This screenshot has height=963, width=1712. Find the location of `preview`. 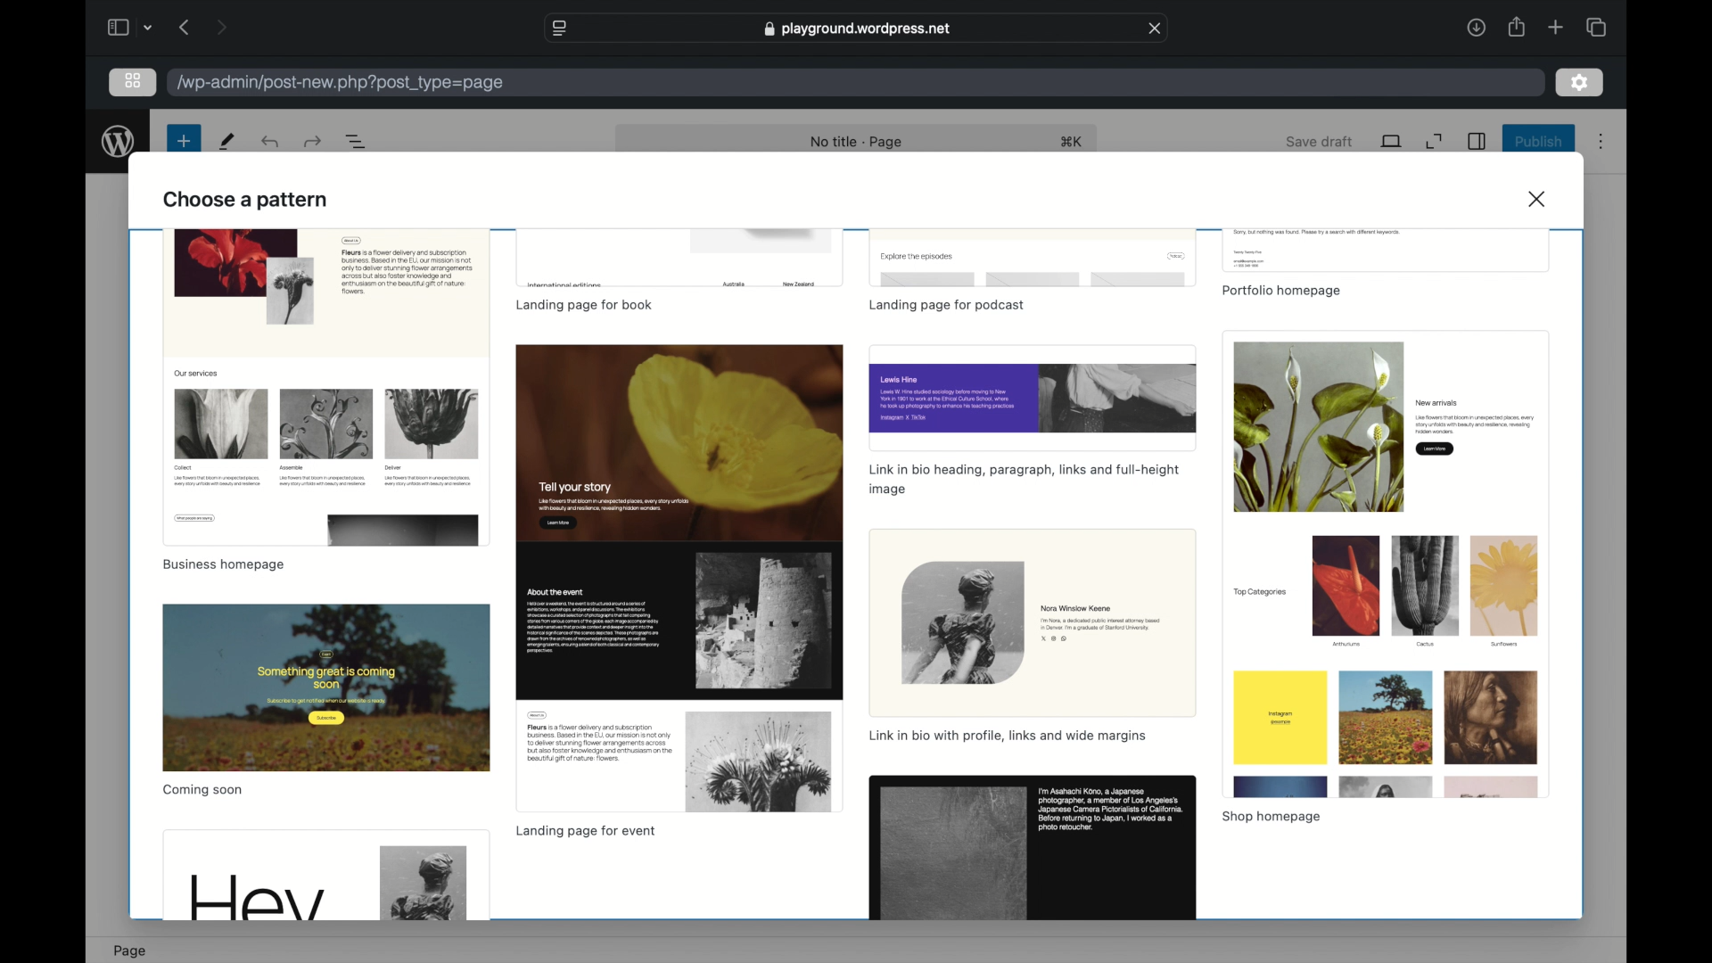

preview is located at coordinates (679, 258).